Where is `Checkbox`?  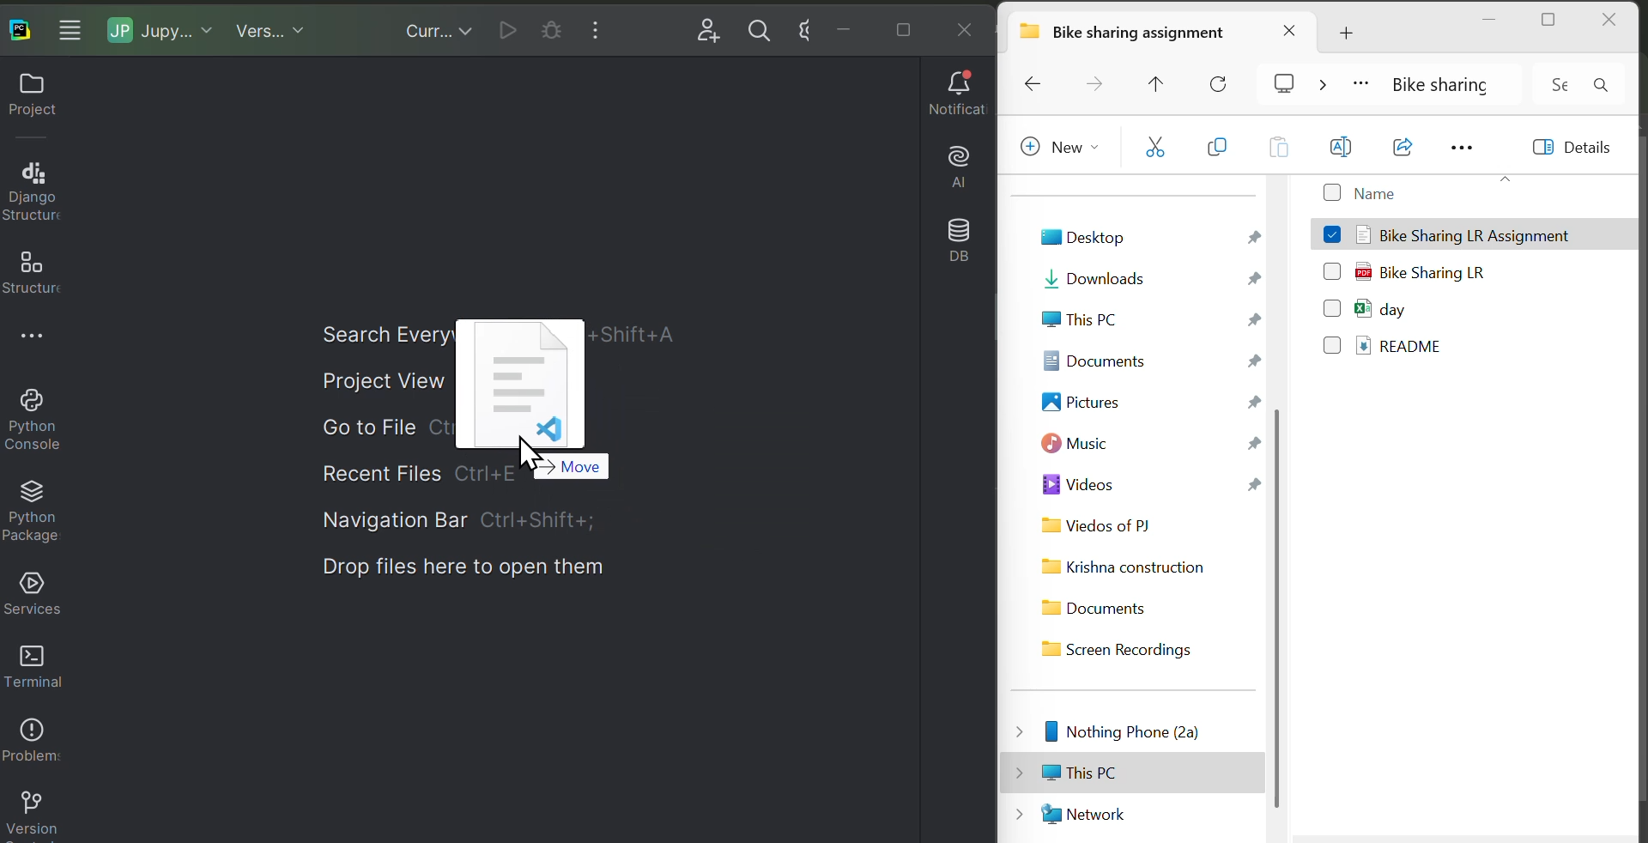
Checkbox is located at coordinates (1332, 349).